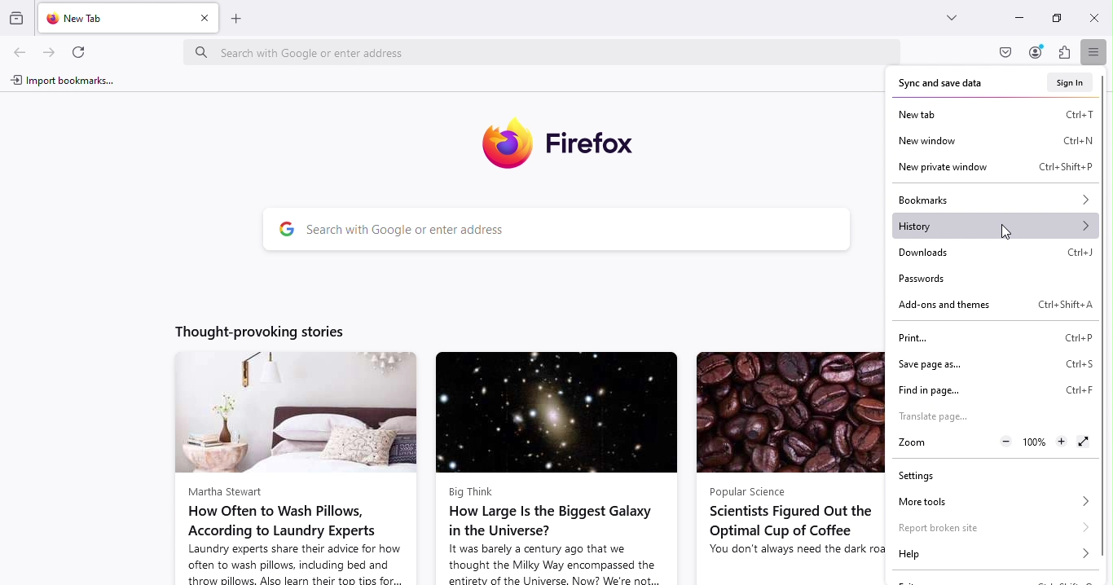  What do you see at coordinates (785, 468) in the screenshot?
I see `news article from popular science` at bounding box center [785, 468].